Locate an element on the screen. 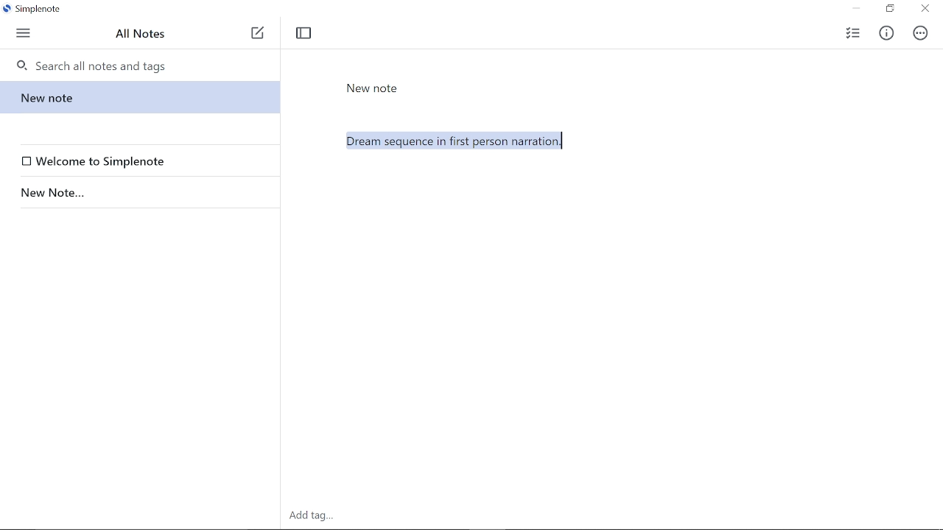  Info is located at coordinates (890, 31).